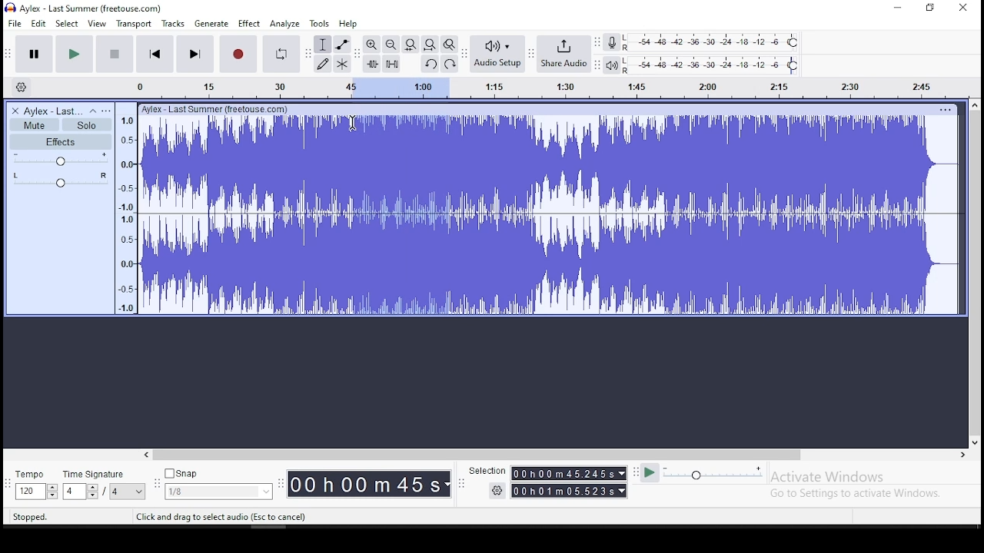 This screenshot has width=984, height=553. Describe the element at coordinates (342, 45) in the screenshot. I see `envelope tool` at that location.